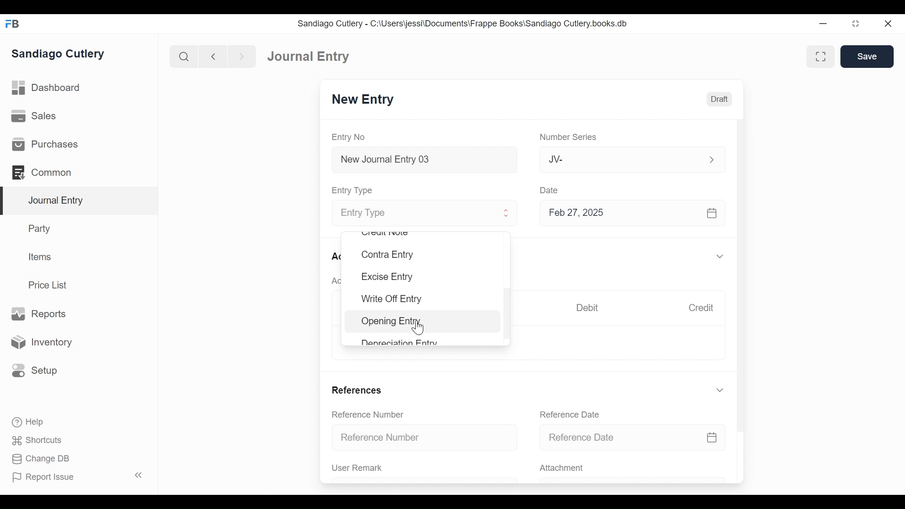 This screenshot has width=905, height=509. Describe the element at coordinates (718, 100) in the screenshot. I see `Draft` at that location.